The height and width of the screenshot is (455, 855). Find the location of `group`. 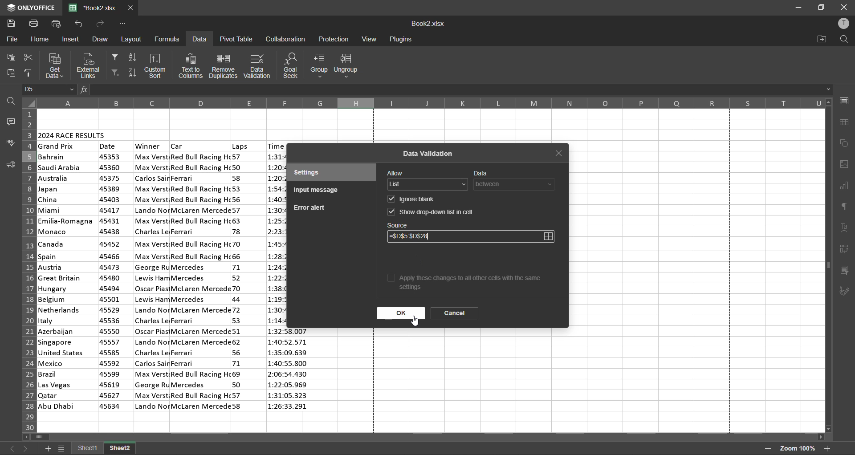

group is located at coordinates (319, 66).